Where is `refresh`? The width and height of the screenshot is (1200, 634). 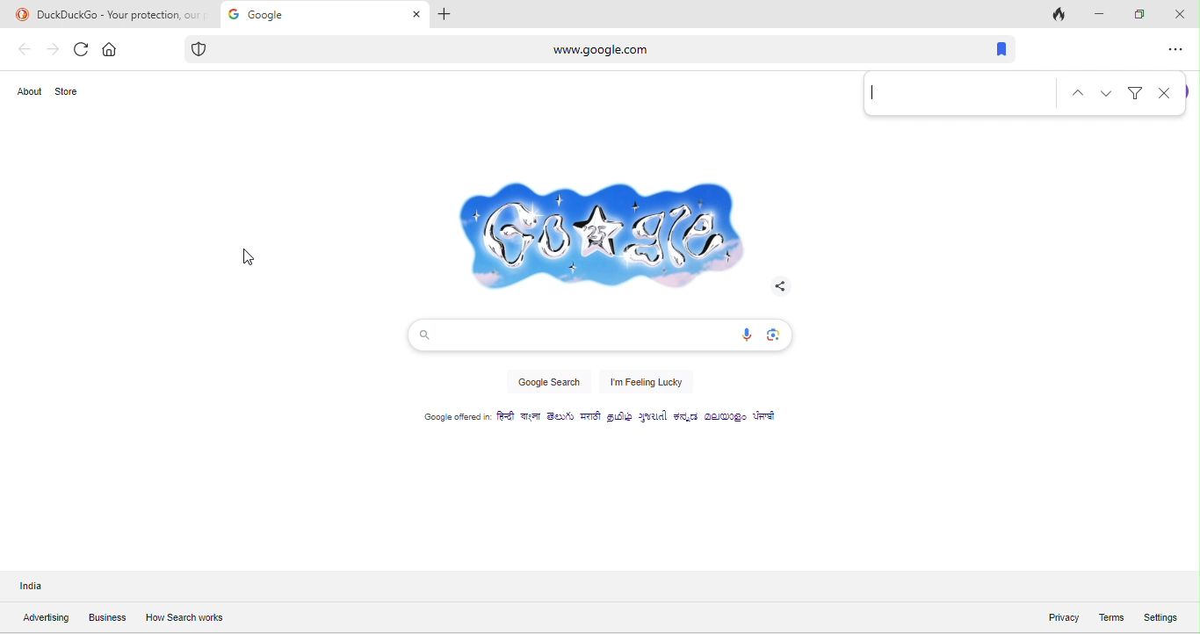
refresh is located at coordinates (81, 50).